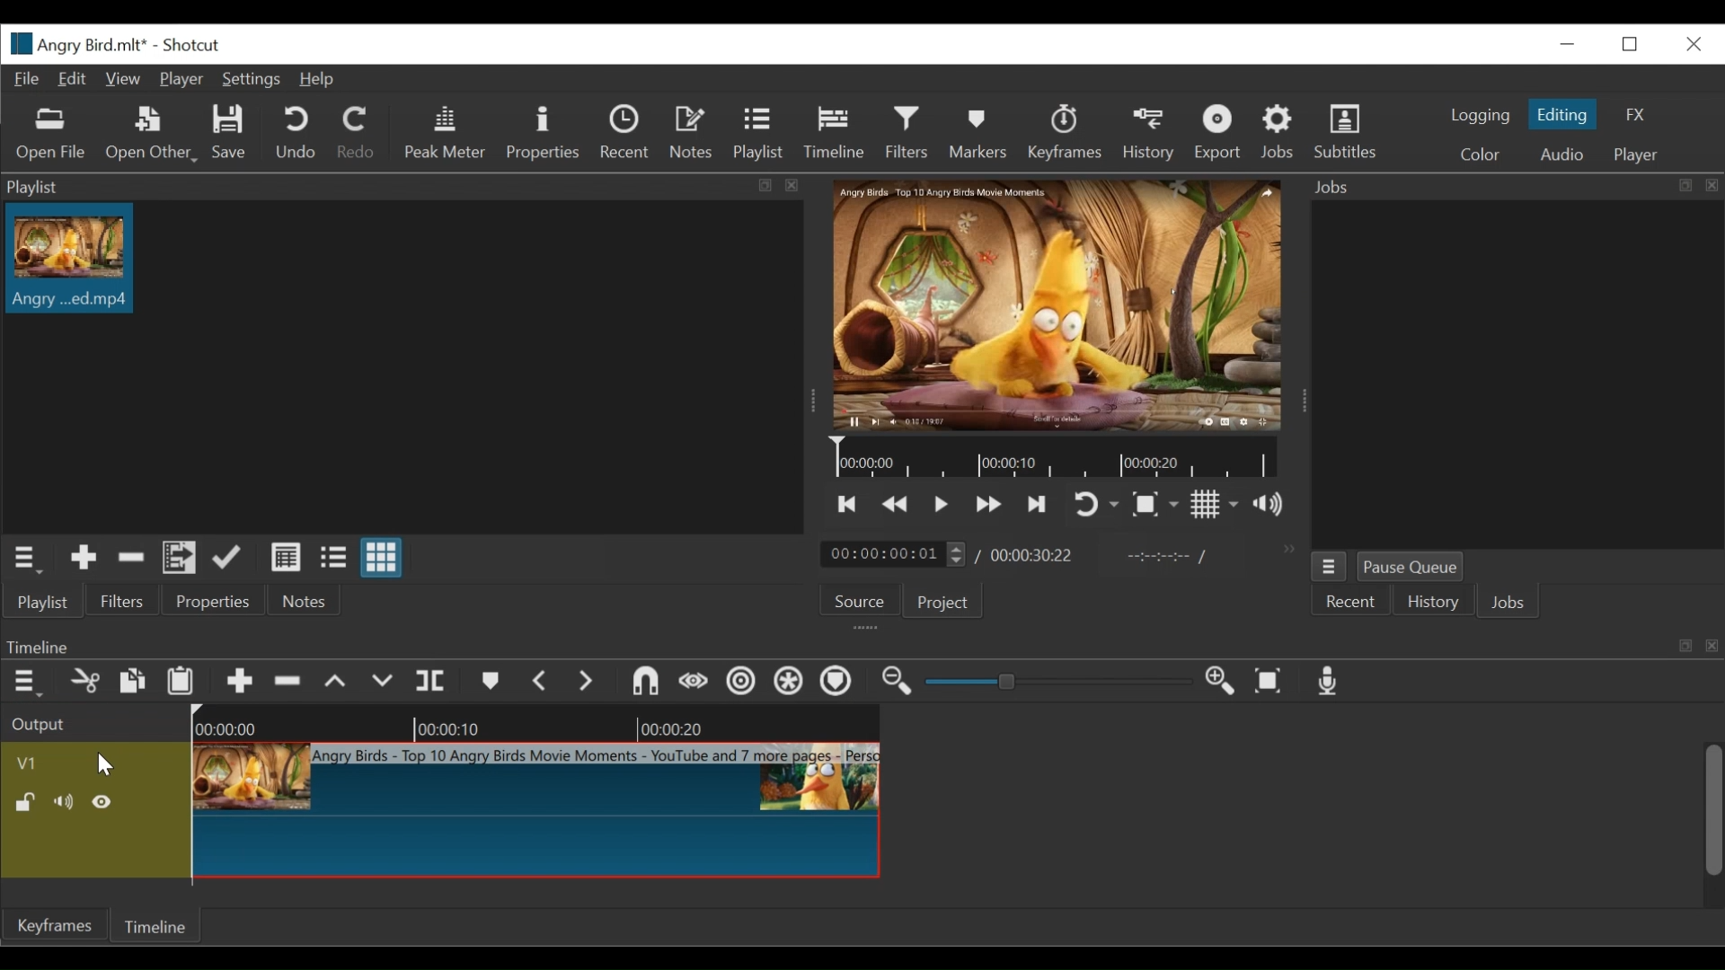 The image size is (1725, 970). I want to click on Previous marker, so click(541, 682).